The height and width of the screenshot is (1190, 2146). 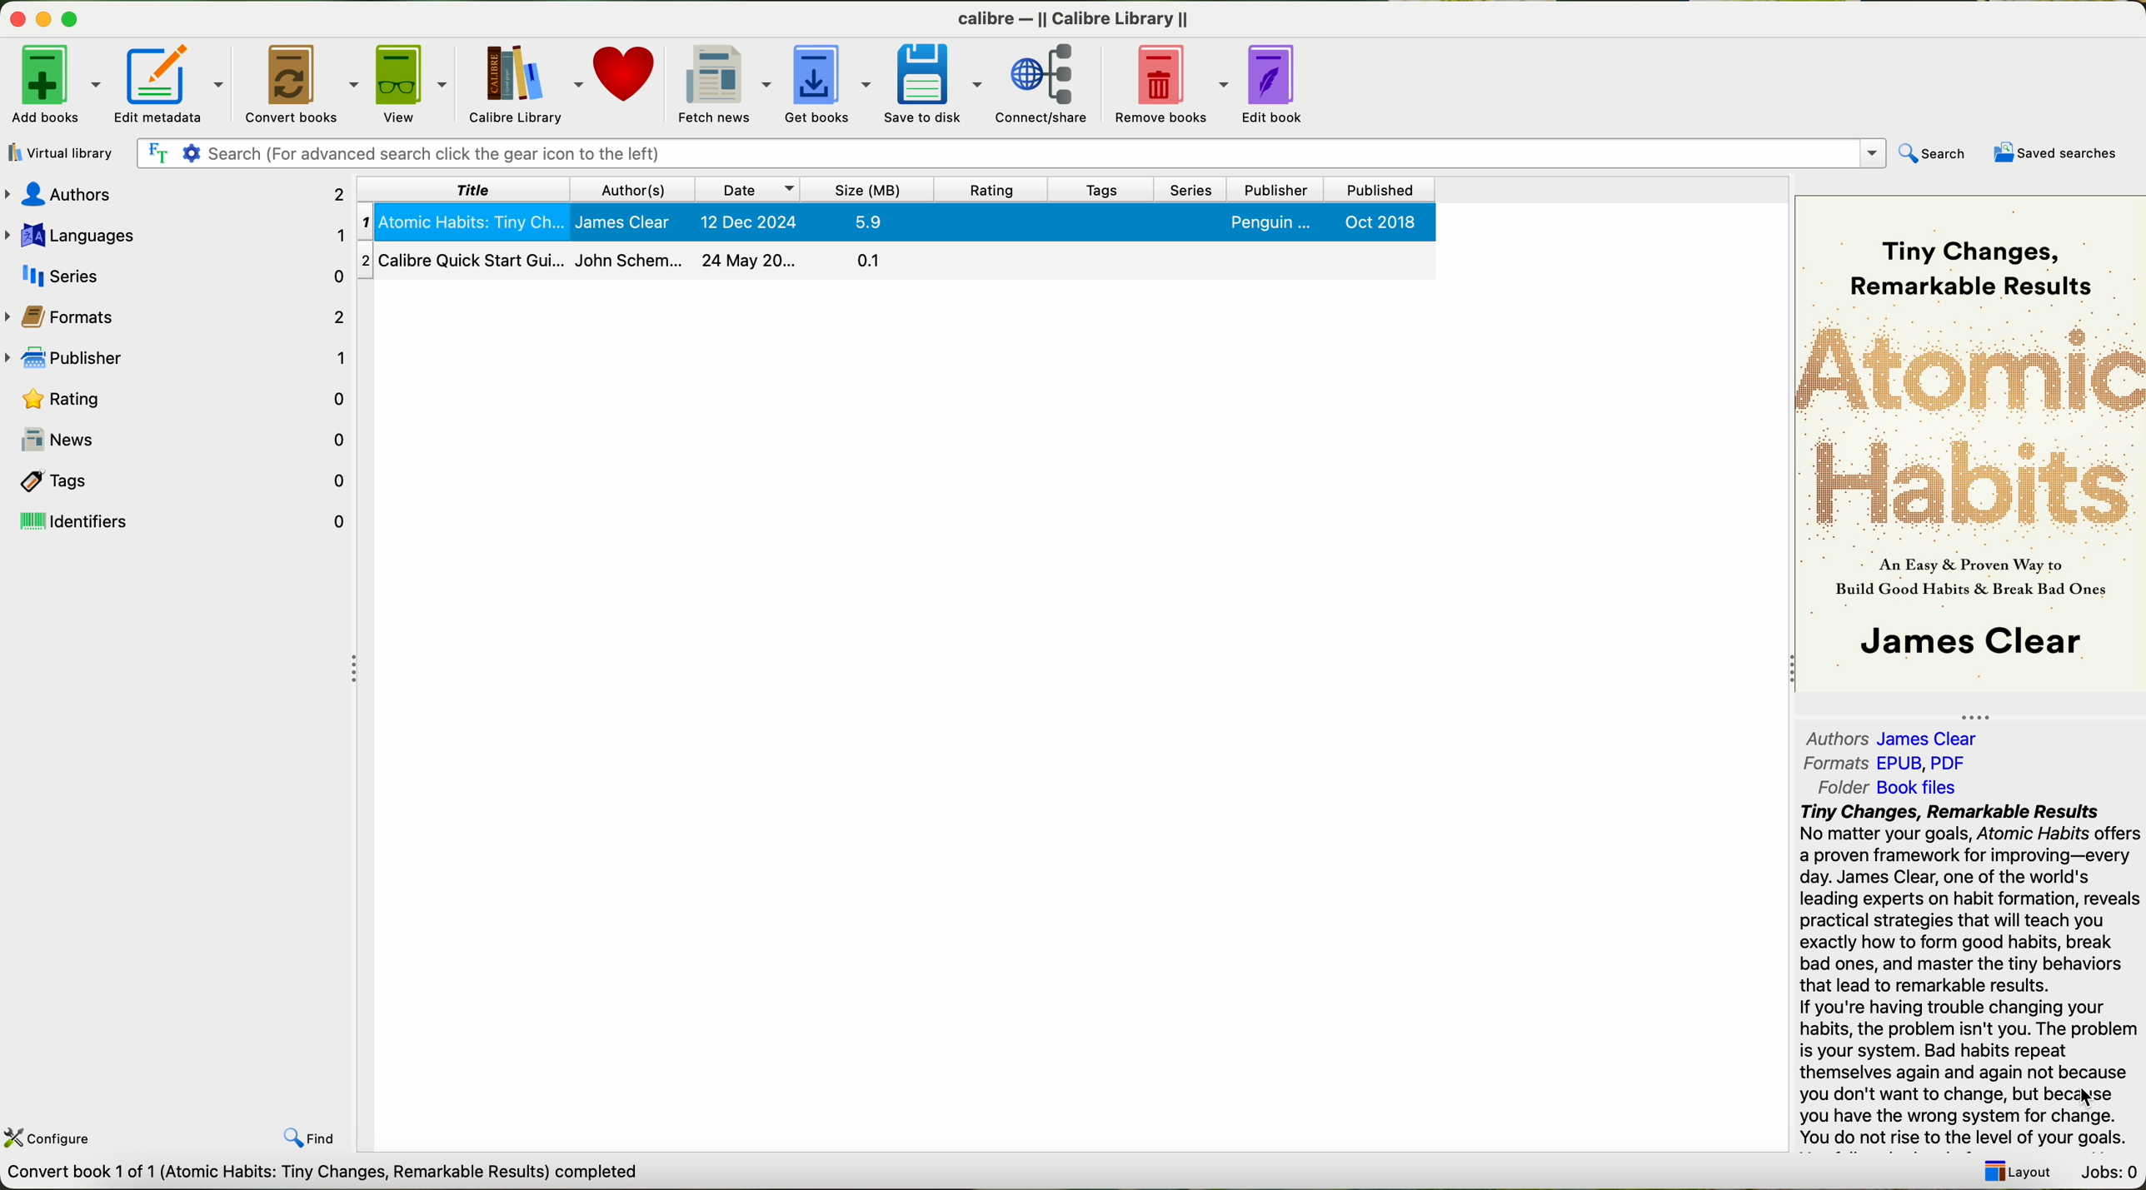 I want to click on saved searches, so click(x=2054, y=152).